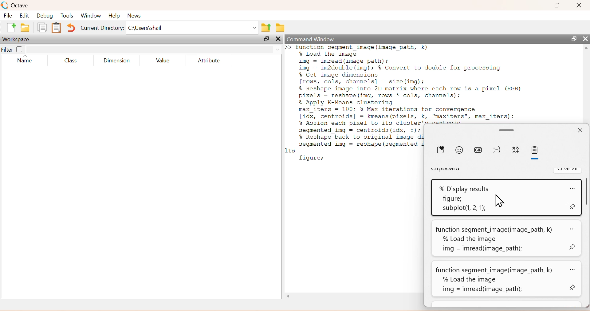 This screenshot has height=311, width=590. Describe the element at coordinates (67, 16) in the screenshot. I see `Tools` at that location.